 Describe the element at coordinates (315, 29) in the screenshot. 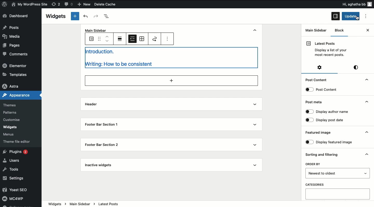

I see `Main Sidebar` at that location.